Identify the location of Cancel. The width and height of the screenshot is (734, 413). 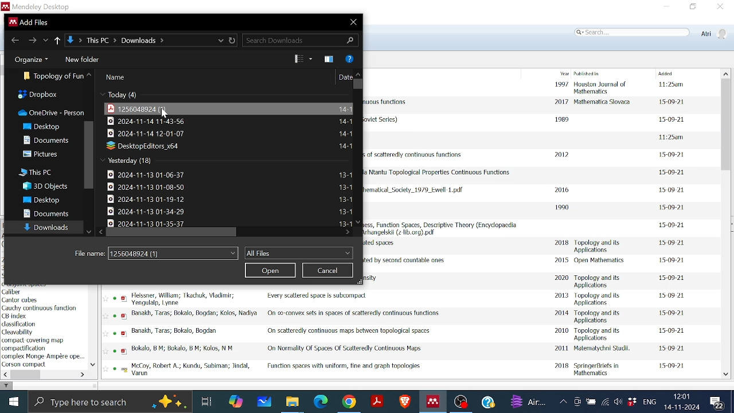
(327, 270).